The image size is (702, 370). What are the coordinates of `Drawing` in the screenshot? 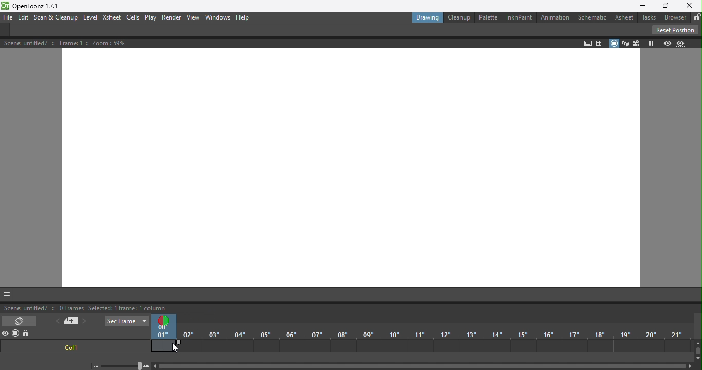 It's located at (429, 17).